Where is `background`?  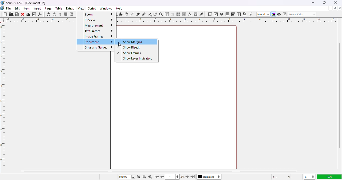
background is located at coordinates (210, 177).